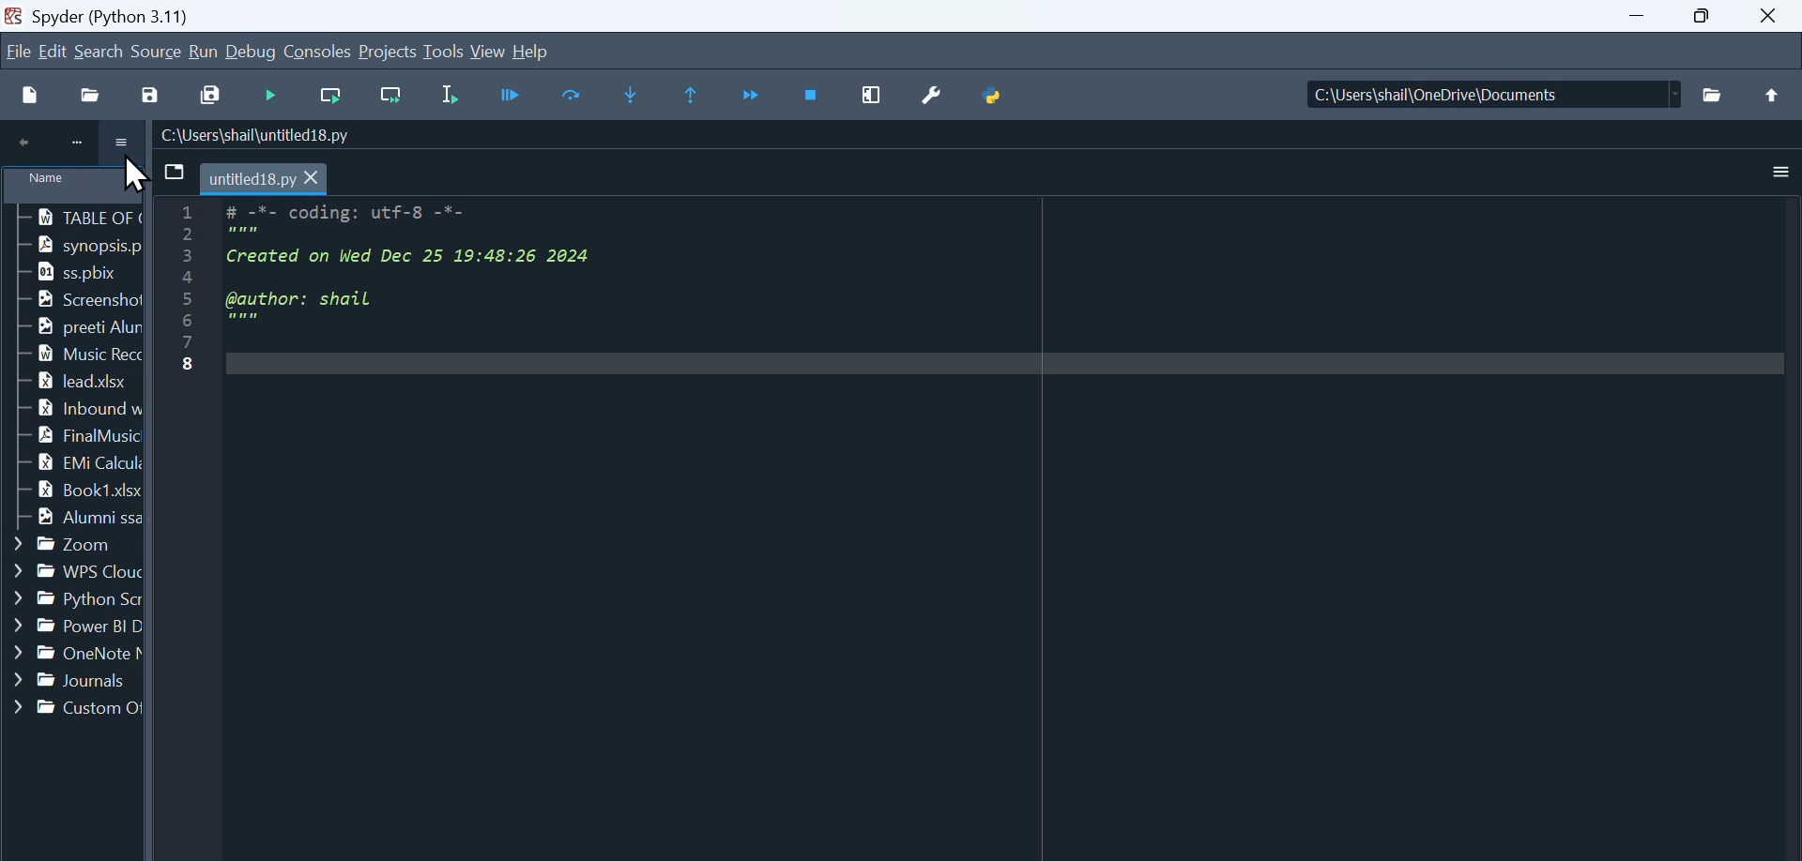 The width and height of the screenshot is (1802, 861). Describe the element at coordinates (72, 463) in the screenshot. I see `EM: Calcul:..` at that location.